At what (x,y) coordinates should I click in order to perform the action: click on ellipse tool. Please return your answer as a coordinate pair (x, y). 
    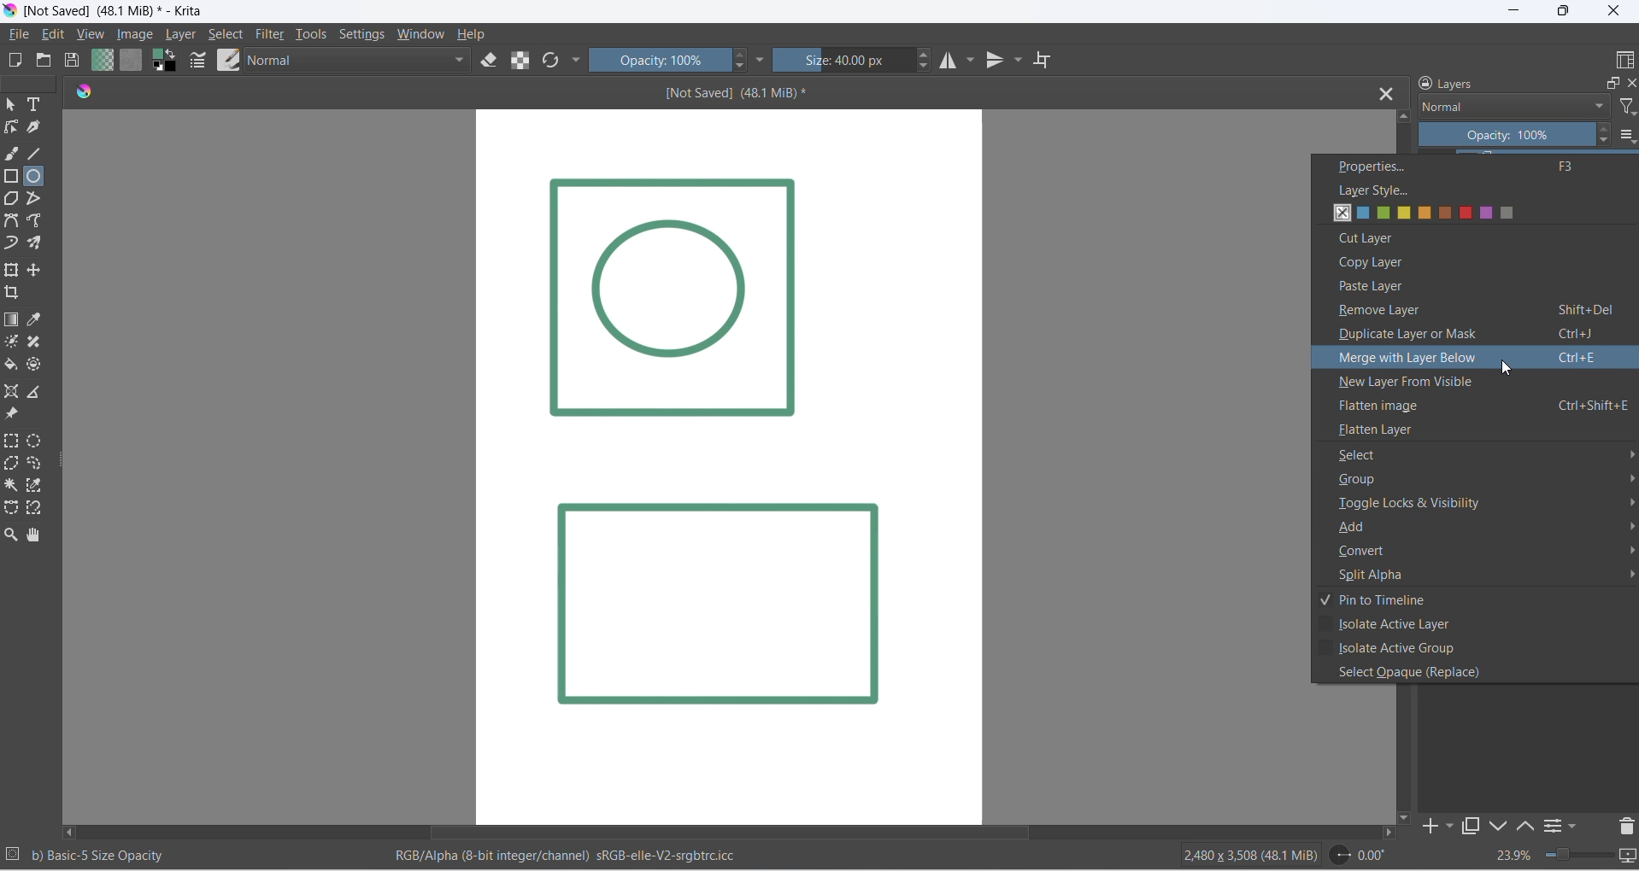
    Looking at the image, I should click on (40, 178).